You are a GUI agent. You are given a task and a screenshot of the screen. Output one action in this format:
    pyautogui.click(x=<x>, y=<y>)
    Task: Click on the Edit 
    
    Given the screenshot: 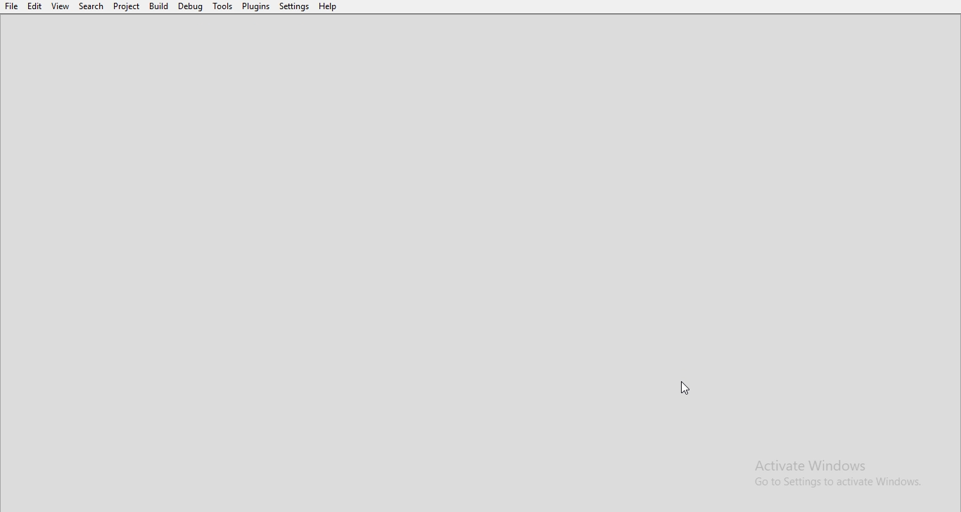 What is the action you would take?
    pyautogui.click(x=35, y=6)
    